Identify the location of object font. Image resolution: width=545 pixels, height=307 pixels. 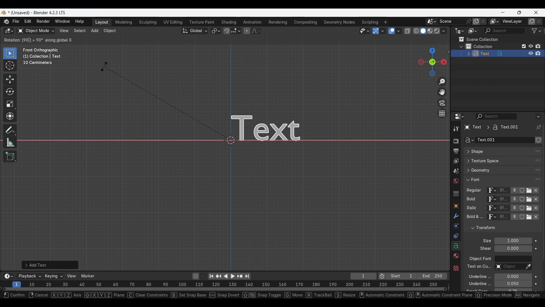
(480, 260).